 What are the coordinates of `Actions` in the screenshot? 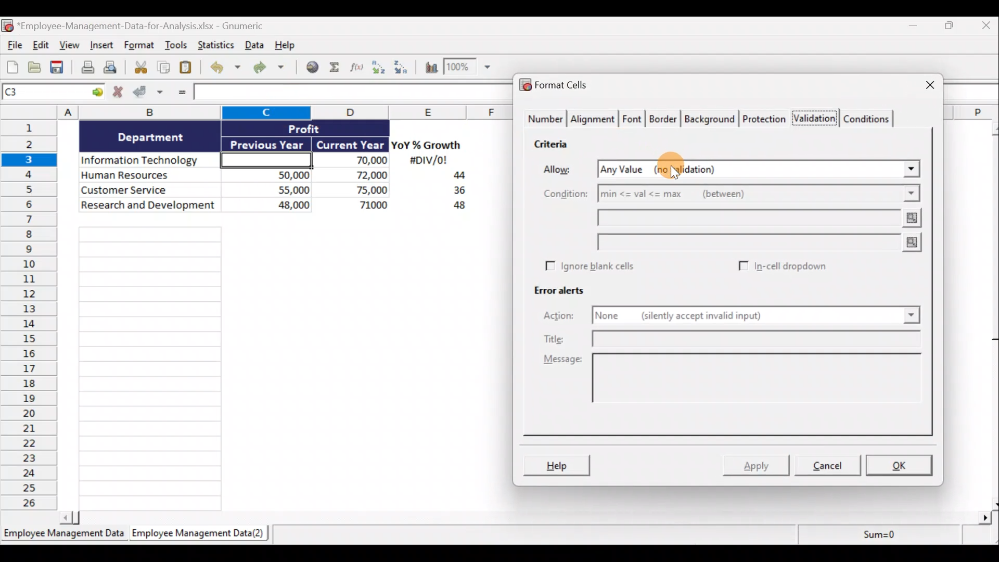 It's located at (565, 317).